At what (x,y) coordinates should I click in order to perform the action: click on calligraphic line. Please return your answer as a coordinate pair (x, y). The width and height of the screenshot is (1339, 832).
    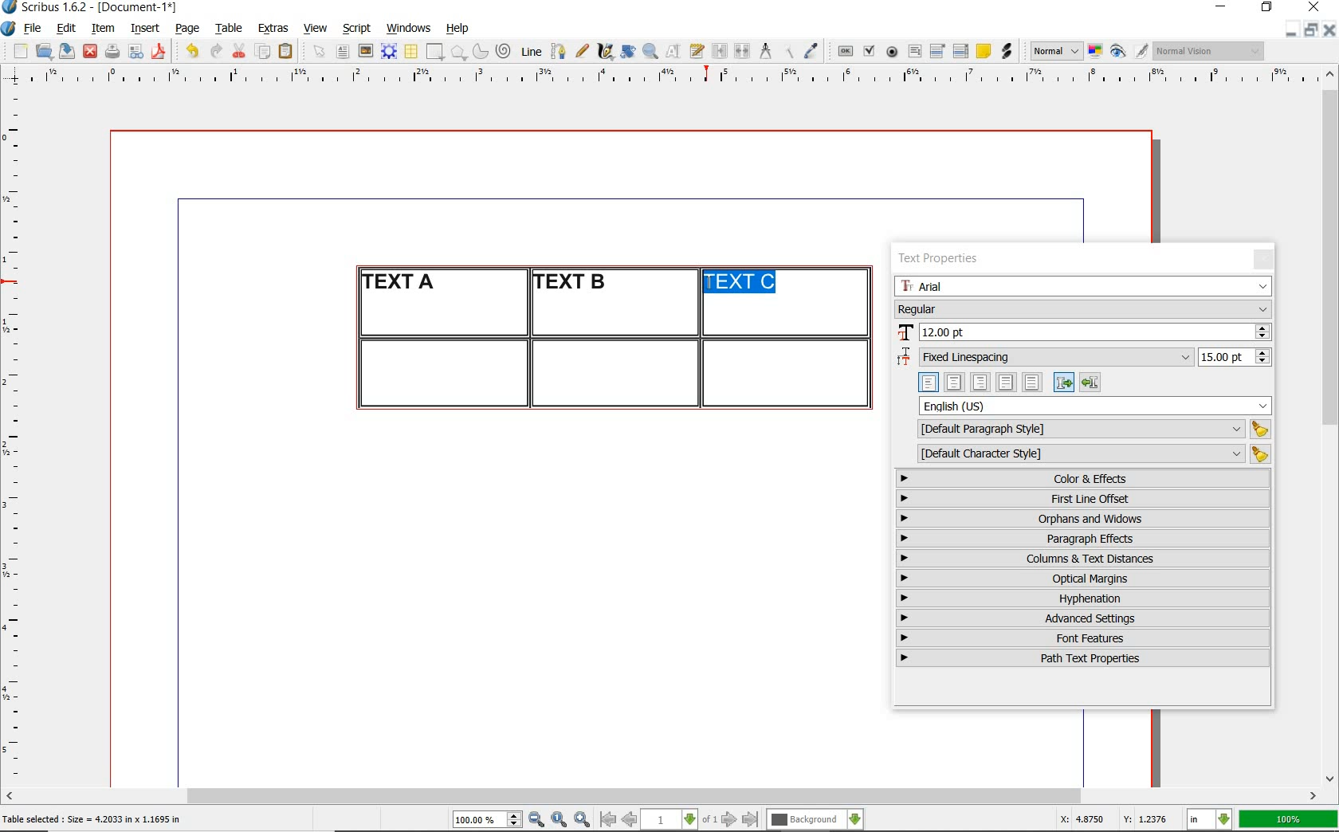
    Looking at the image, I should click on (607, 51).